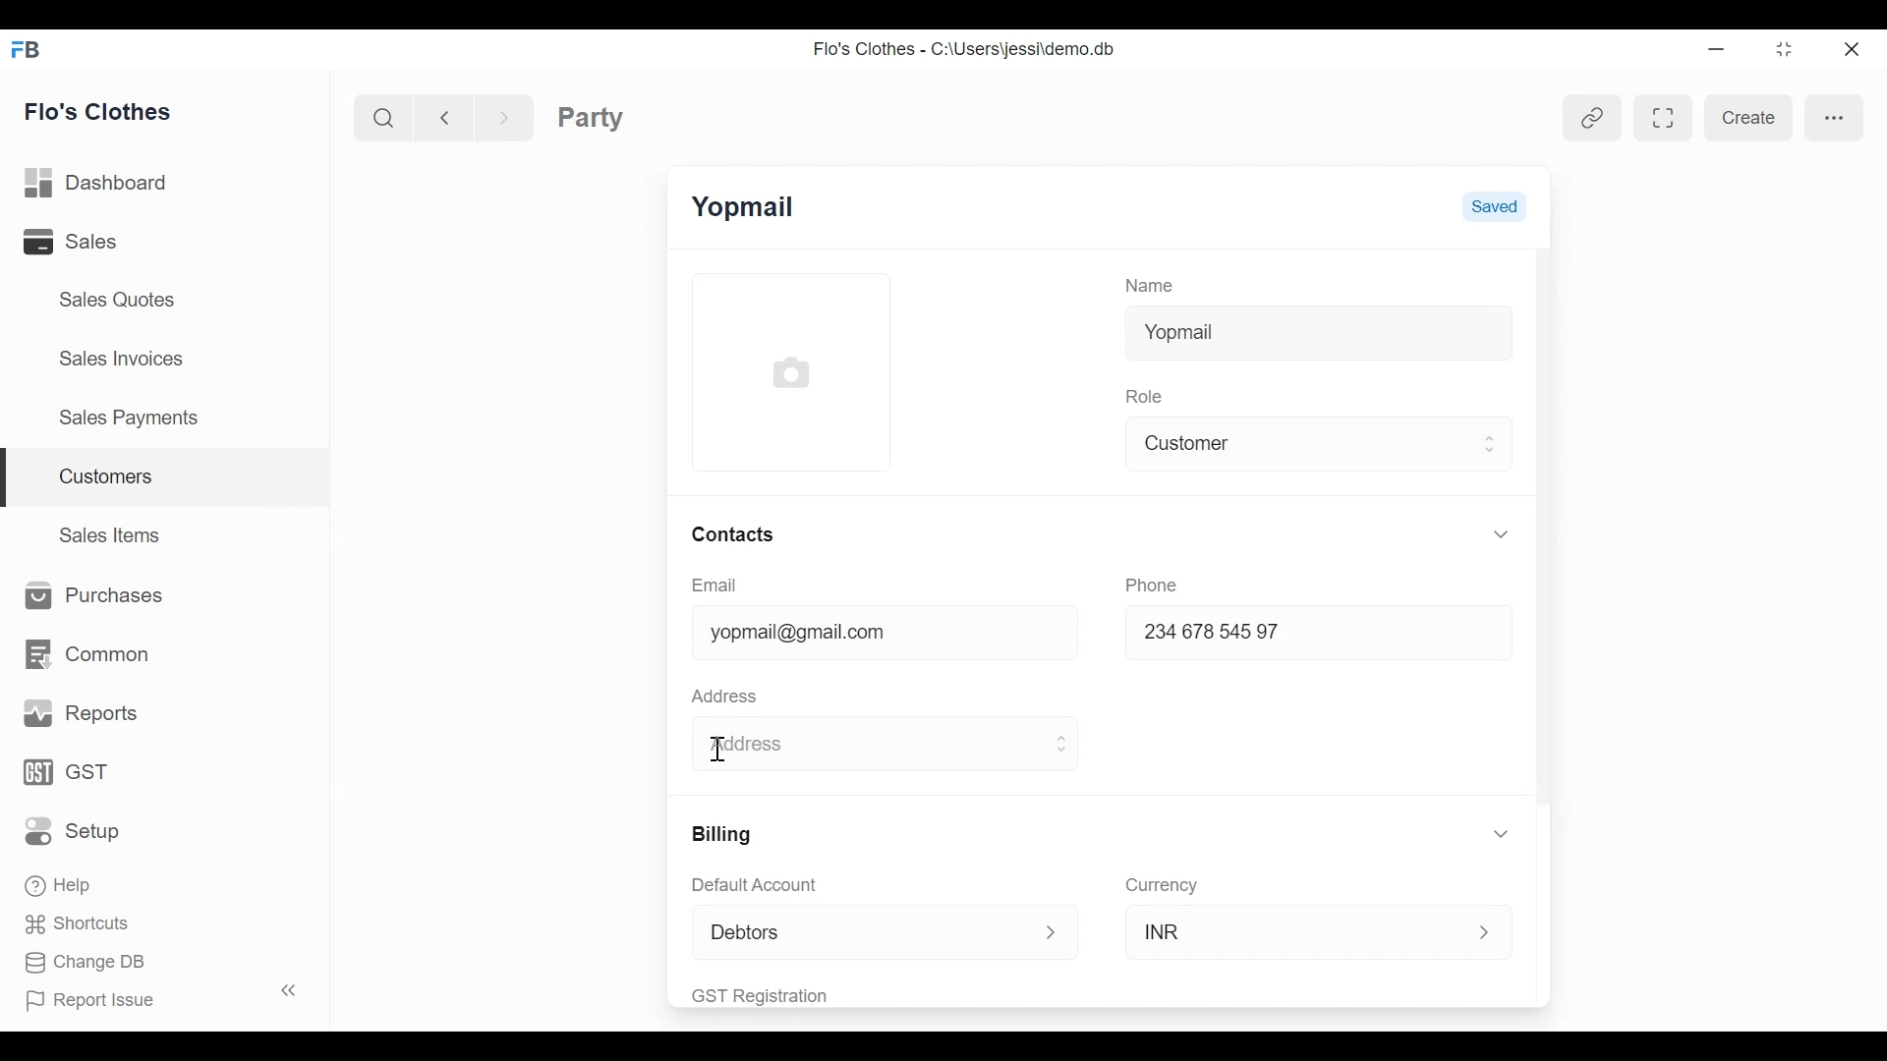 This screenshot has height=1061, width=1887. I want to click on Cursor, so click(719, 751).